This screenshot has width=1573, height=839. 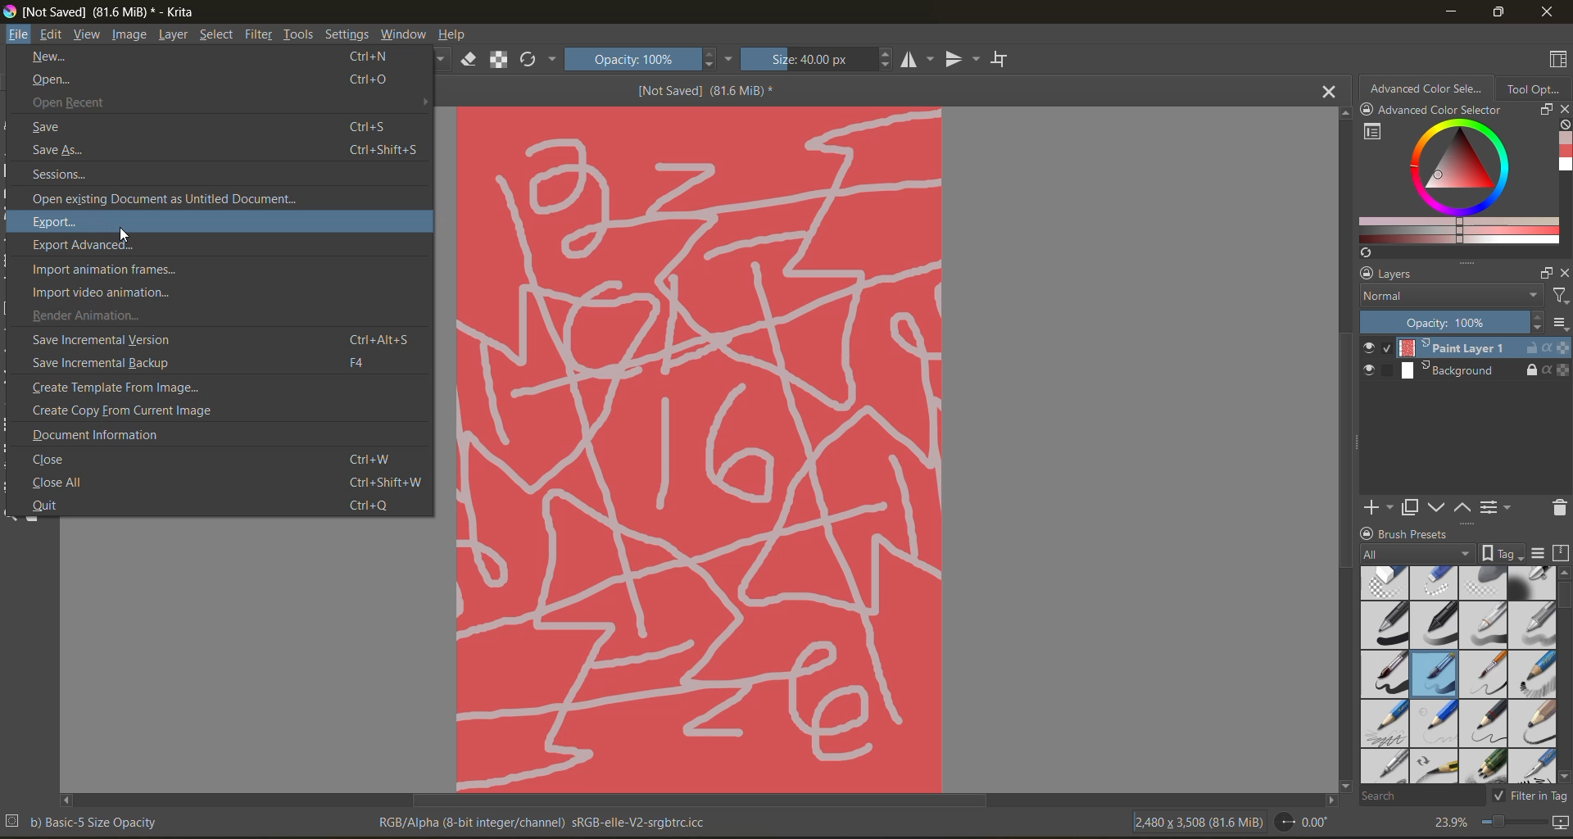 What do you see at coordinates (1301, 822) in the screenshot?
I see `flip angle` at bounding box center [1301, 822].